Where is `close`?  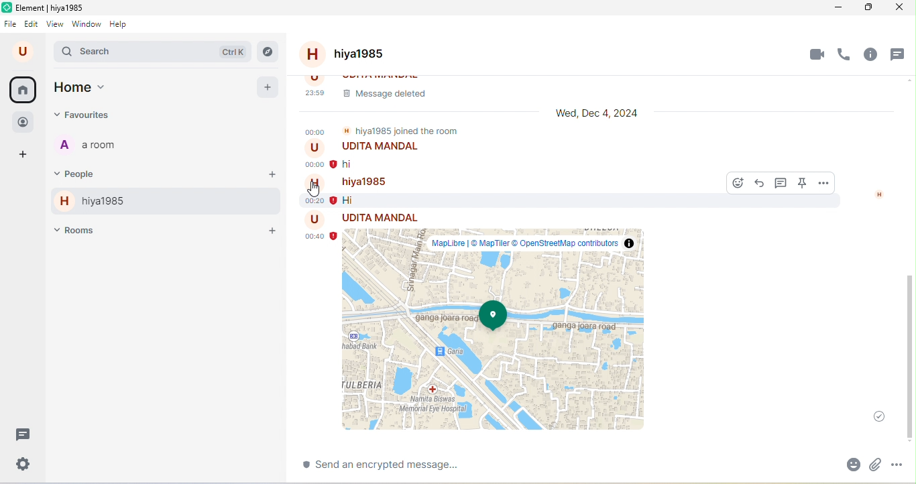
close is located at coordinates (902, 10).